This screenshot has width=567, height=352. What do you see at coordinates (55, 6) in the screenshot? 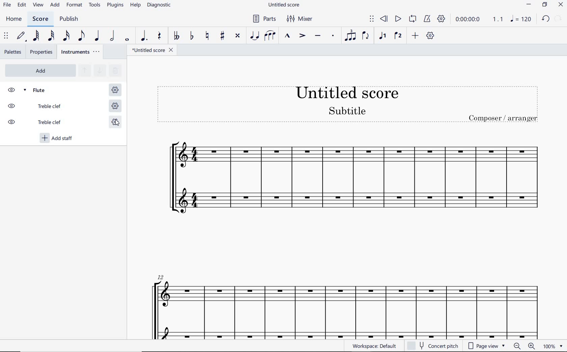
I see `ADD` at bounding box center [55, 6].